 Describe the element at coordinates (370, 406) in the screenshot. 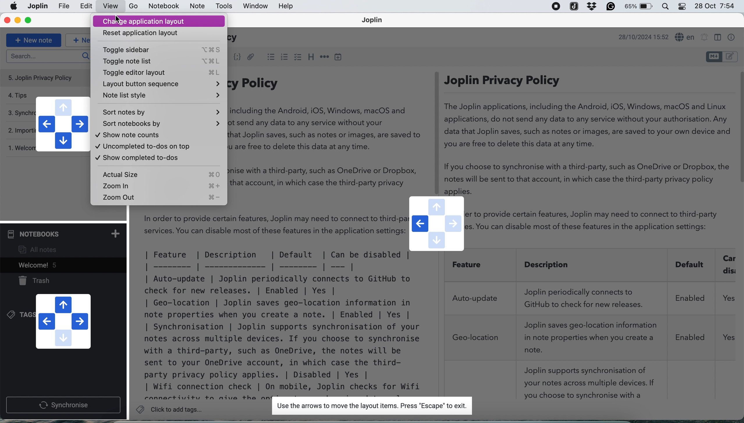

I see `Use the arrows to move the layout items. Press "Escape" to exit.` at that location.